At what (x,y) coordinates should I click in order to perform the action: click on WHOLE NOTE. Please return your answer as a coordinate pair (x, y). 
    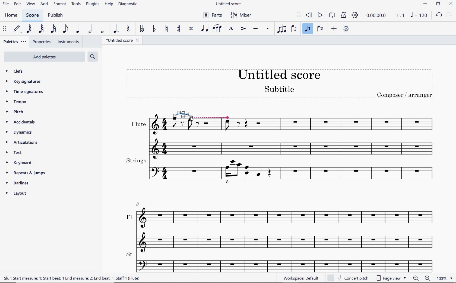
    Looking at the image, I should click on (103, 33).